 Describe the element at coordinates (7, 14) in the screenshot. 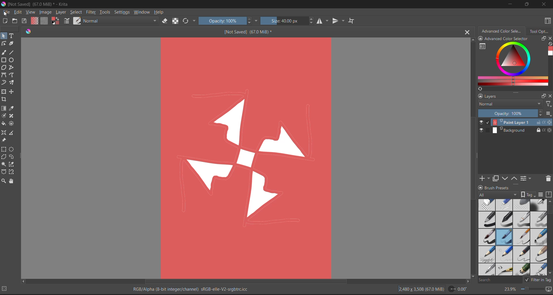

I see `cursor` at that location.